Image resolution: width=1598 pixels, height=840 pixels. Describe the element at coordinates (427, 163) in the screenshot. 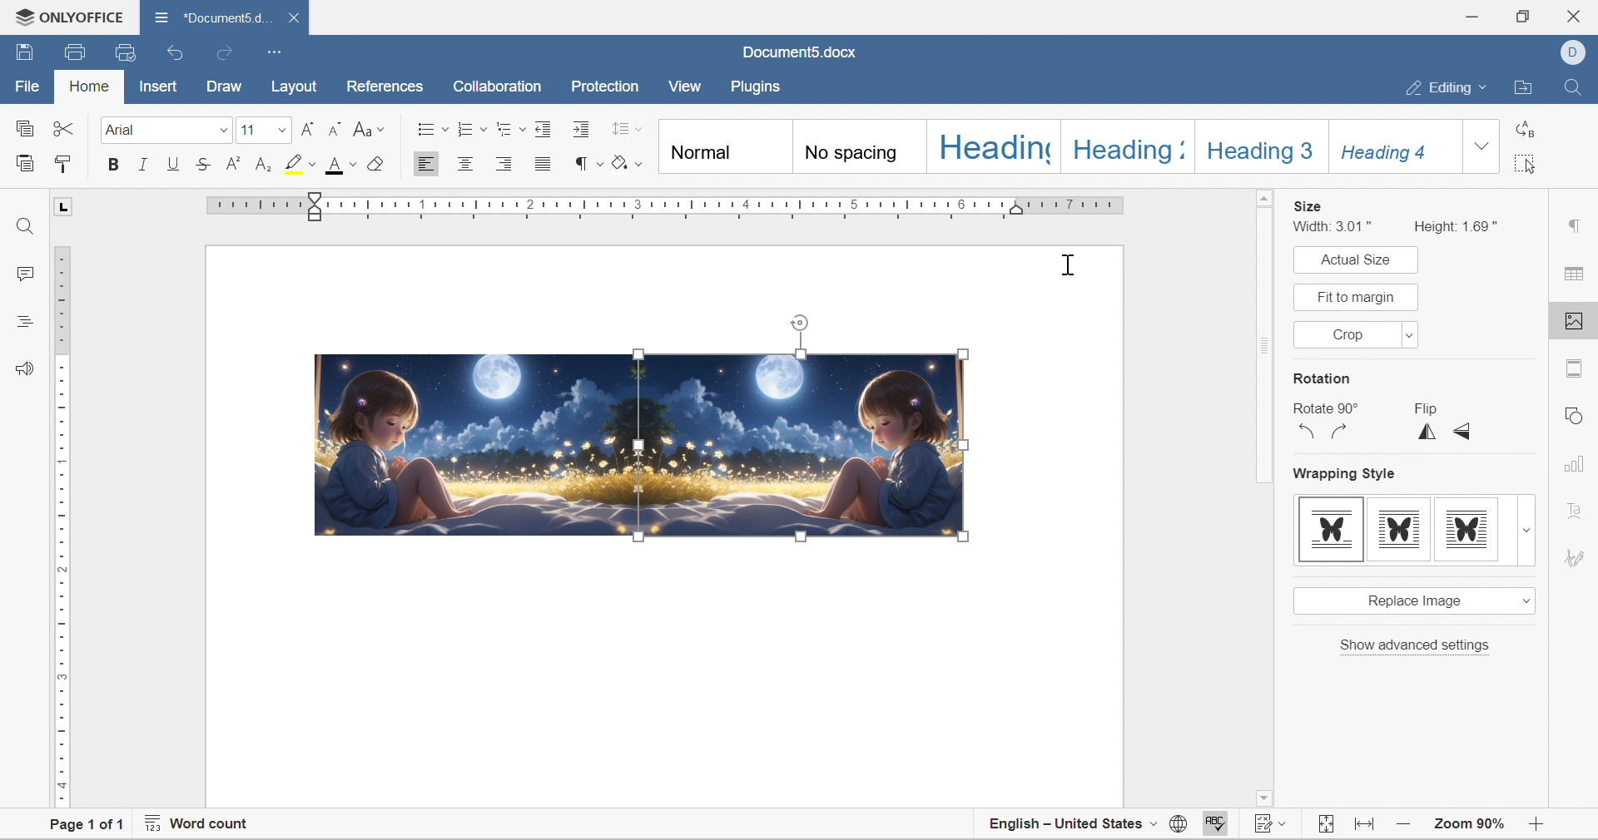

I see `Align left` at that location.